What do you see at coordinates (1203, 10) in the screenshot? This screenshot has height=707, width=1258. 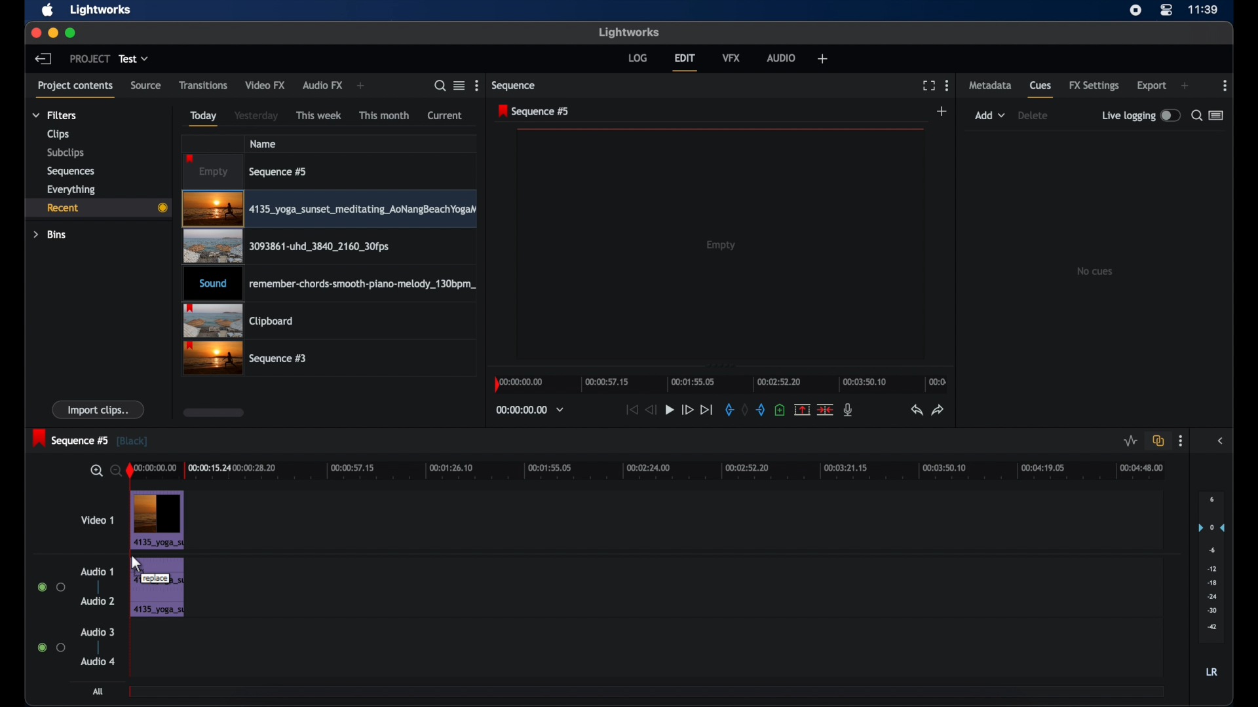 I see `time` at bounding box center [1203, 10].